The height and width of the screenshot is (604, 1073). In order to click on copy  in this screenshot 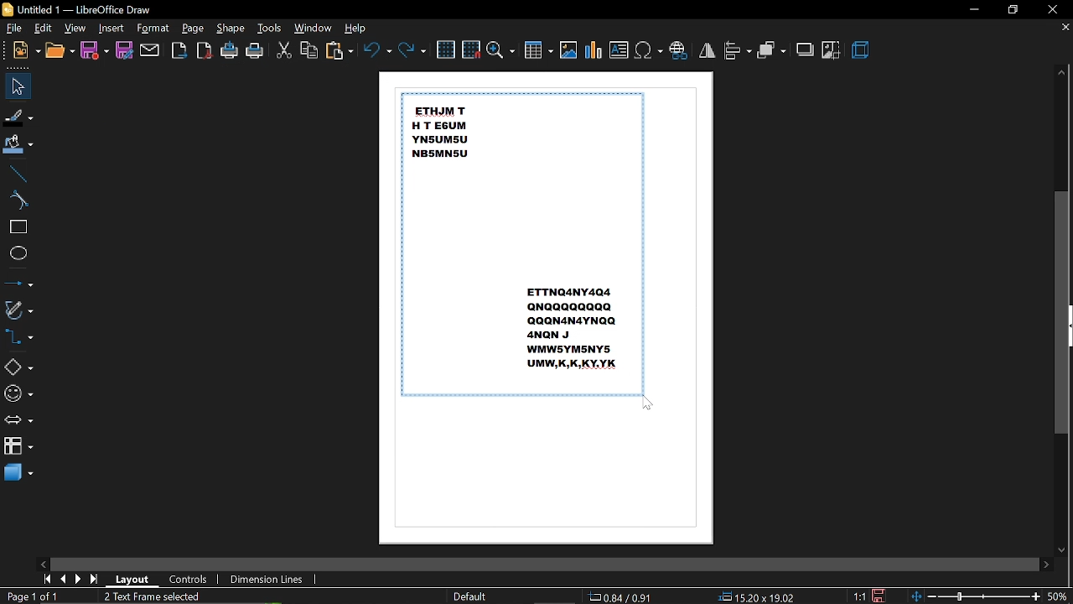, I will do `click(309, 49)`.